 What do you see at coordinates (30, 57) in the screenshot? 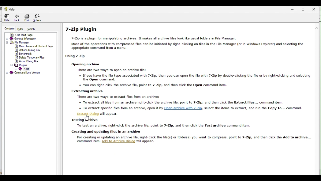
I see `delete` at bounding box center [30, 57].